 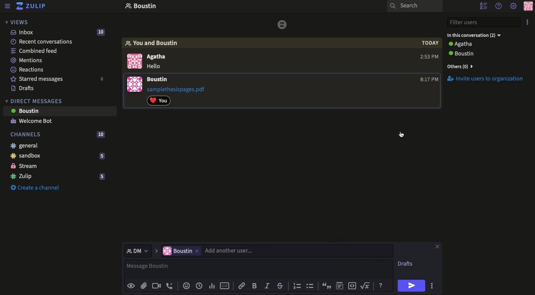 What do you see at coordinates (35, 52) in the screenshot?
I see `Combined feed` at bounding box center [35, 52].